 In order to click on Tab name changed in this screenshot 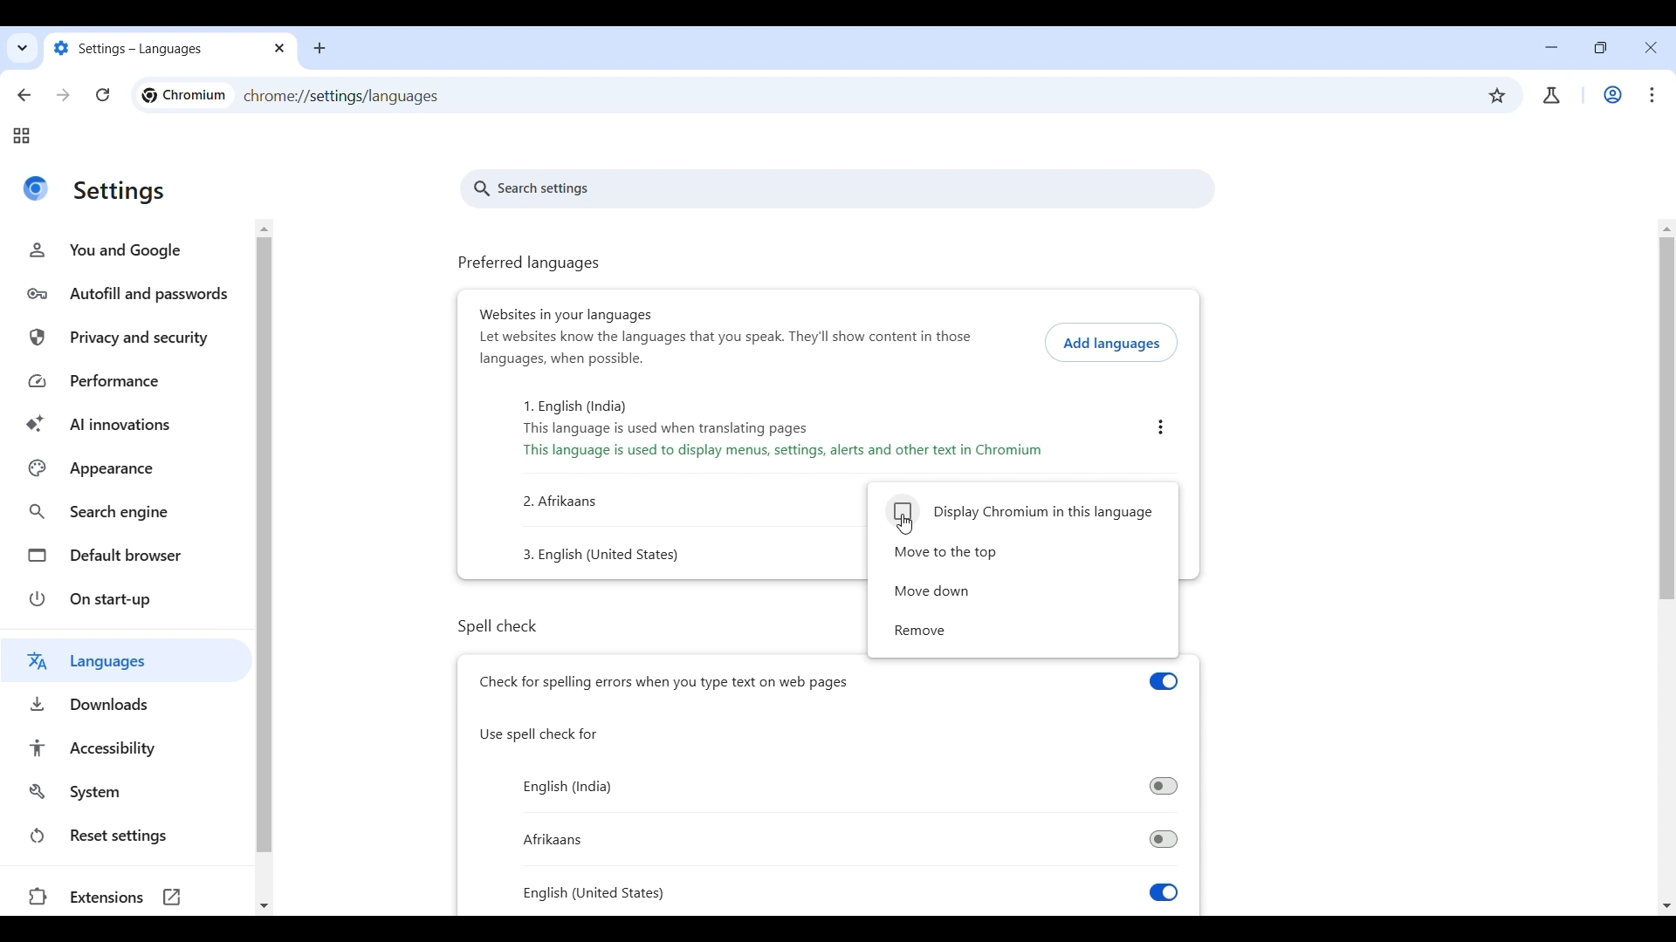, I will do `click(150, 48)`.